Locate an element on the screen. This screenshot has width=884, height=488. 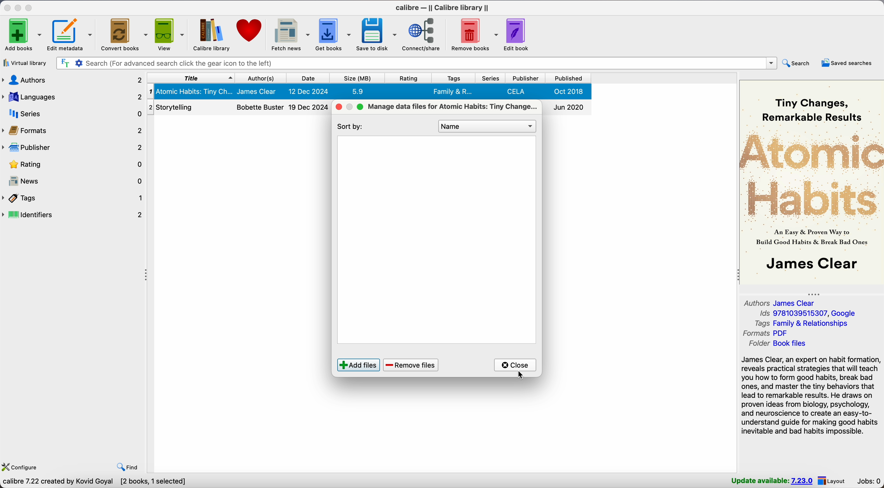
edit metadata is located at coordinates (71, 35).